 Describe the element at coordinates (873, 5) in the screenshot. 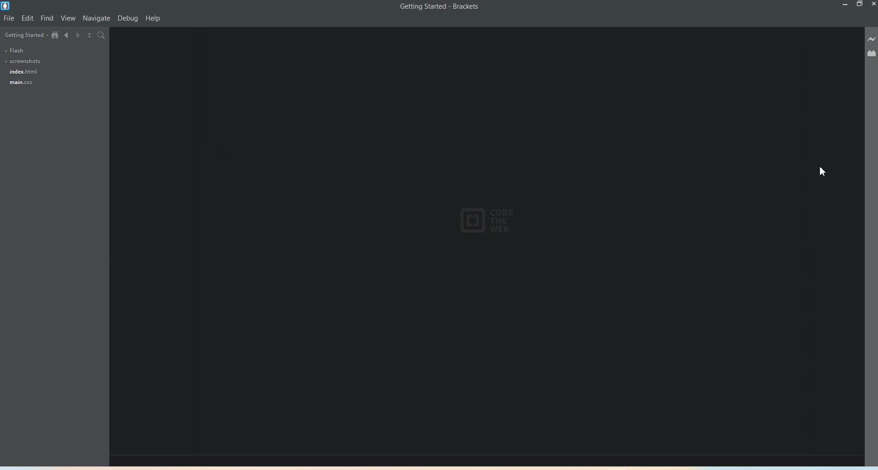

I see `Close` at that location.